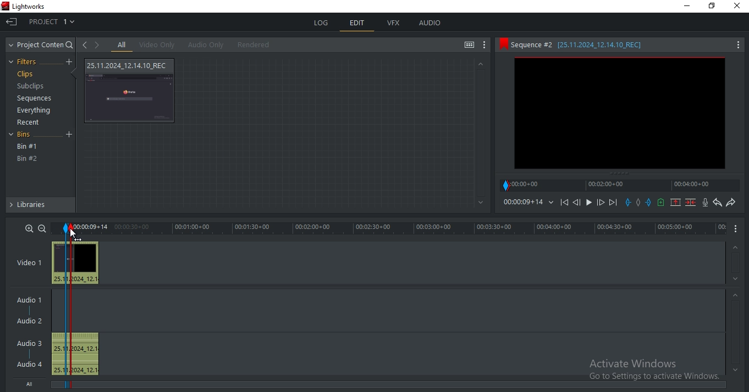  Describe the element at coordinates (676, 202) in the screenshot. I see `remove marked section` at that location.